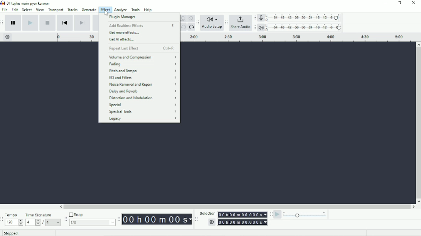 The width and height of the screenshot is (421, 236). What do you see at coordinates (141, 112) in the screenshot?
I see `Spectral Tools` at bounding box center [141, 112].